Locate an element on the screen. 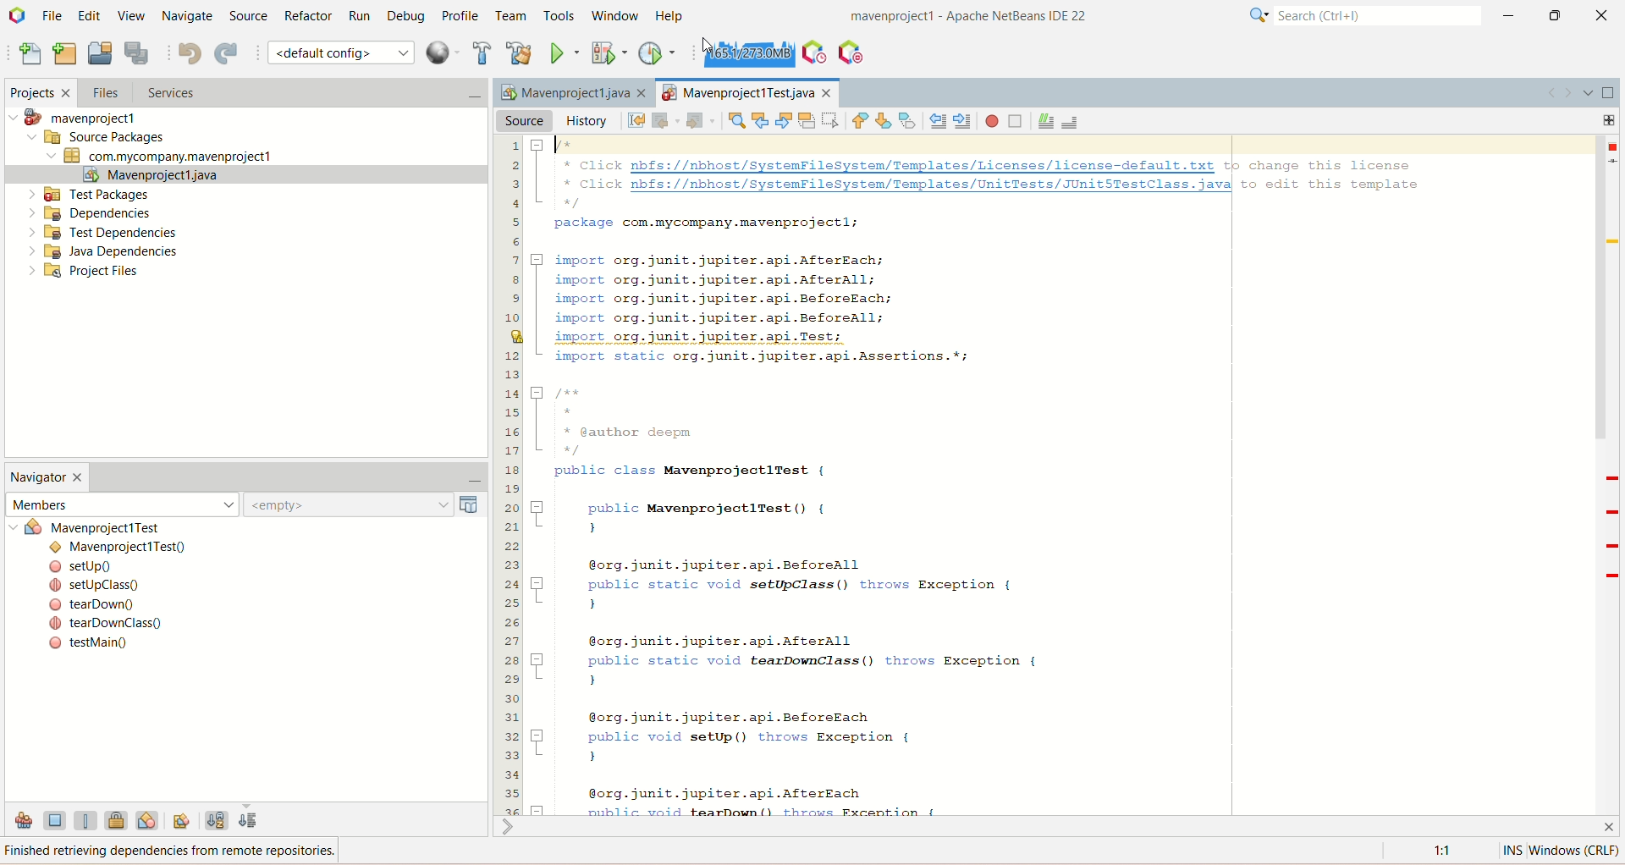  1:1 is located at coordinates (1431, 855).